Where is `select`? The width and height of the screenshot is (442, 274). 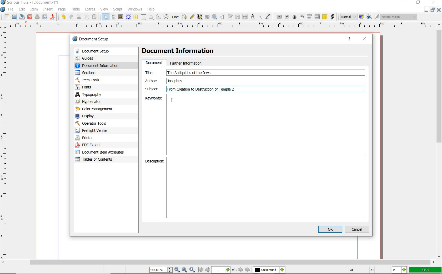
select is located at coordinates (106, 17).